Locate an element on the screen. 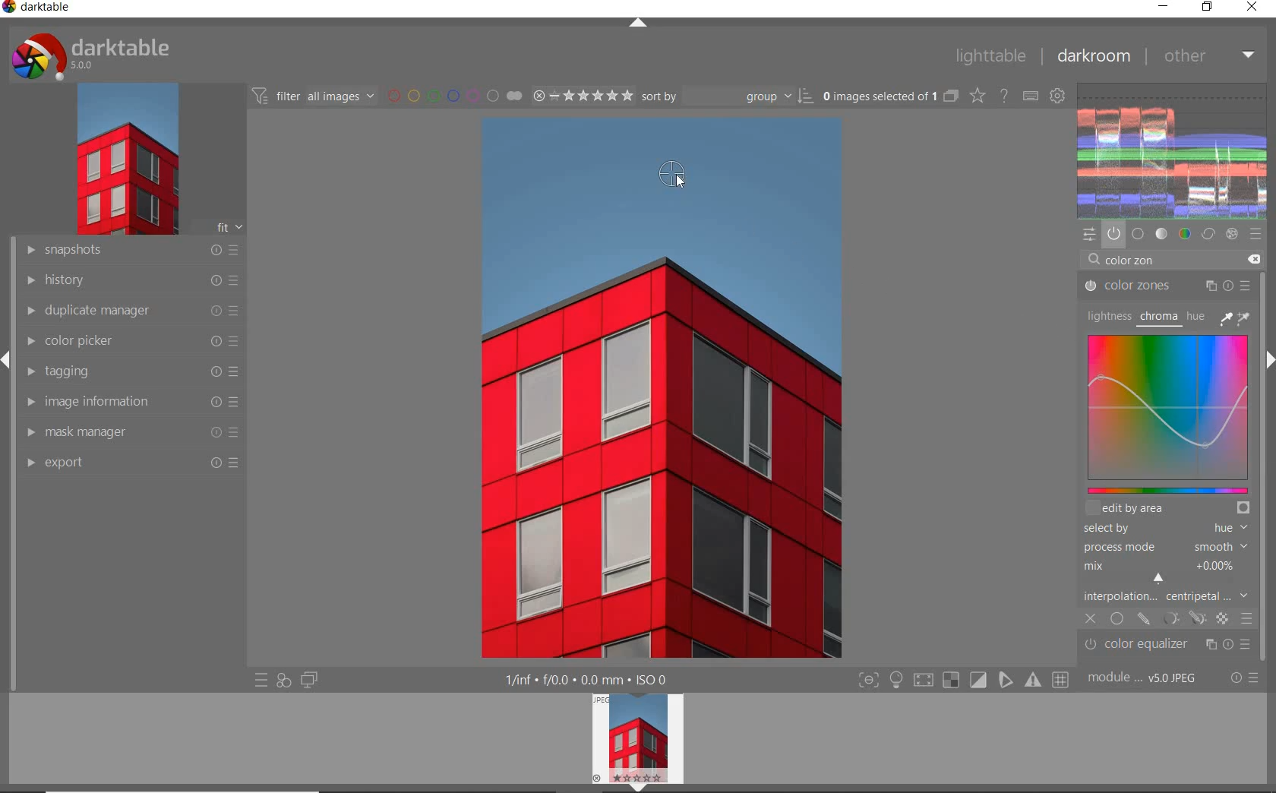  PROCESS MODE is located at coordinates (1164, 546).